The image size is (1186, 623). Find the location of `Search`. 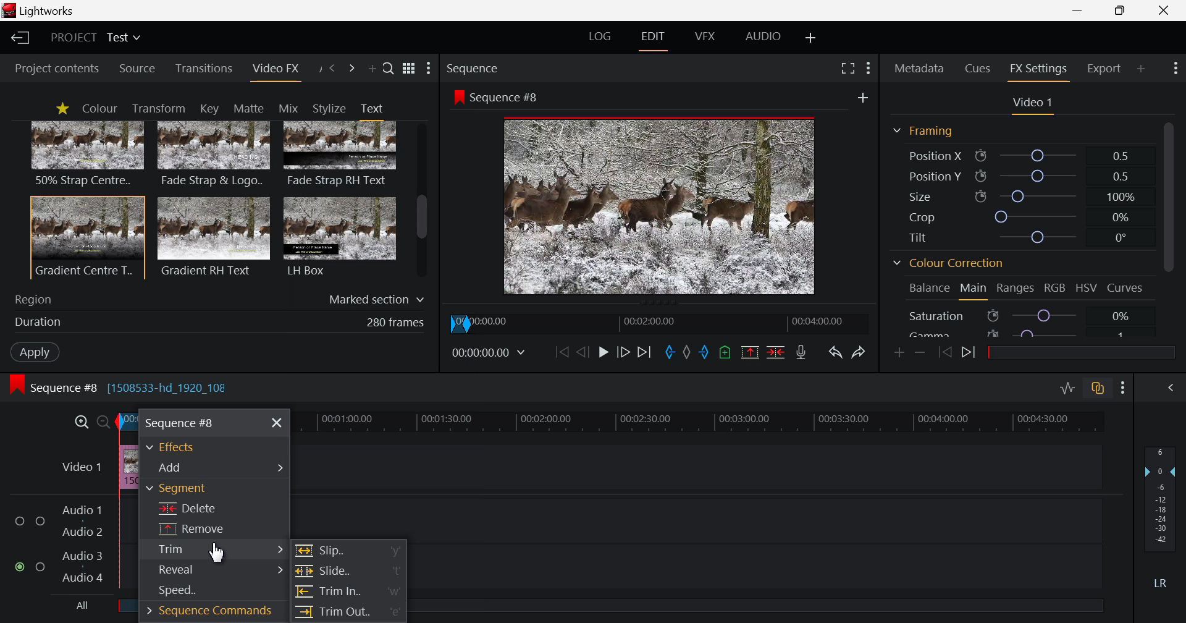

Search is located at coordinates (389, 70).